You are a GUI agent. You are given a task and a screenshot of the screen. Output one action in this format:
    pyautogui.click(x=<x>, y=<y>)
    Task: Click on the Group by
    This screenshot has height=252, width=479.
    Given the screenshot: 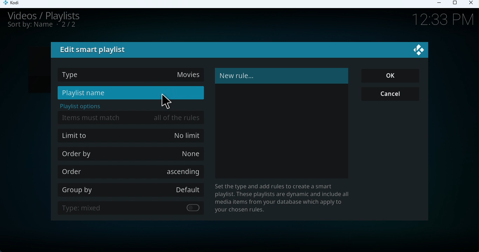 What is the action you would take?
    pyautogui.click(x=133, y=189)
    